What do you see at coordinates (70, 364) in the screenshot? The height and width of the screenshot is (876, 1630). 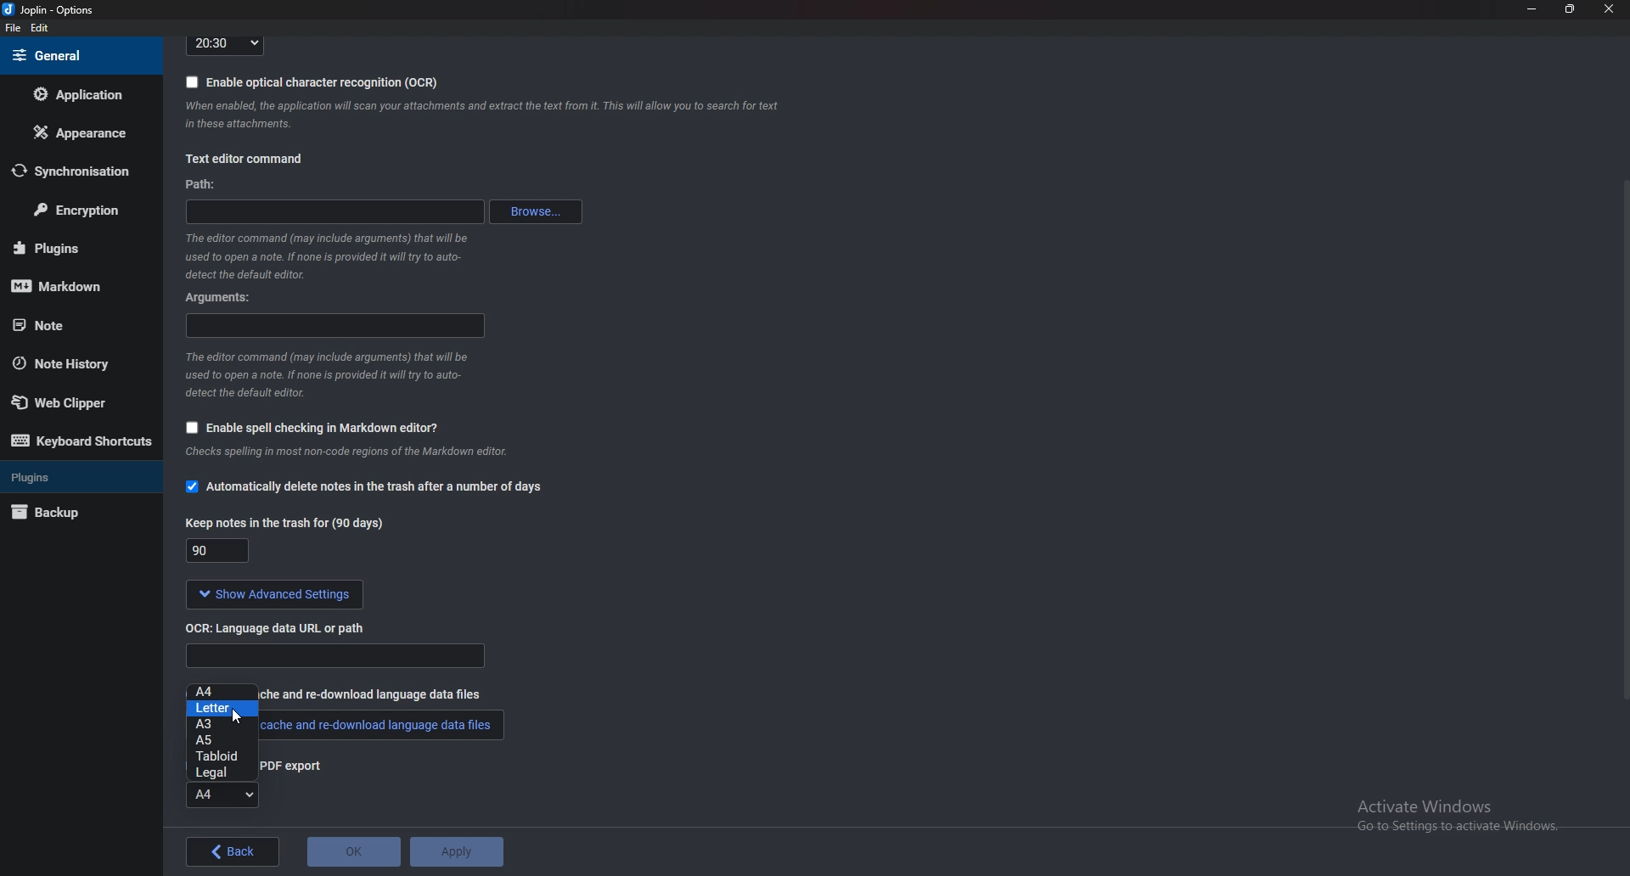 I see `Note history` at bounding box center [70, 364].